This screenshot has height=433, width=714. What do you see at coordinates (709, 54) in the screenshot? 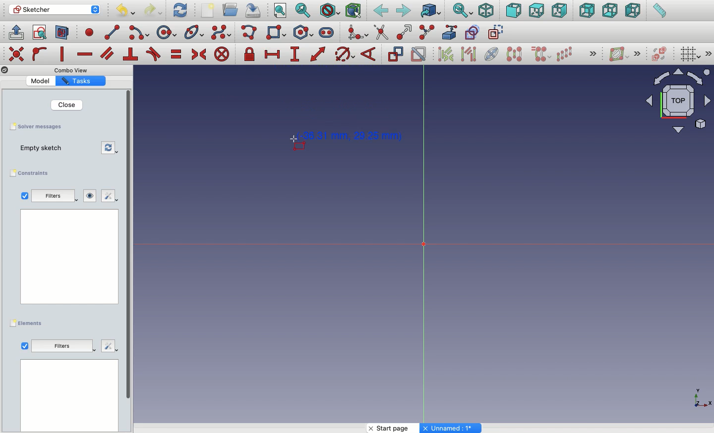
I see `Expand` at bounding box center [709, 54].